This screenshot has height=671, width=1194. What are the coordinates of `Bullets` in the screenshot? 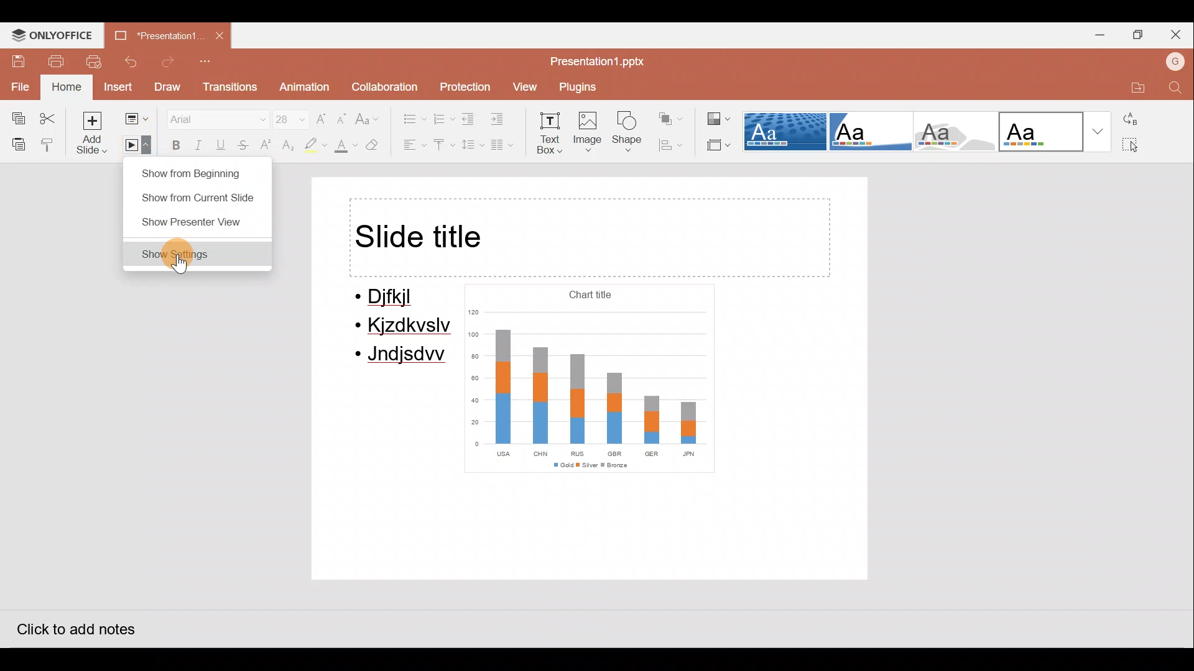 It's located at (409, 116).